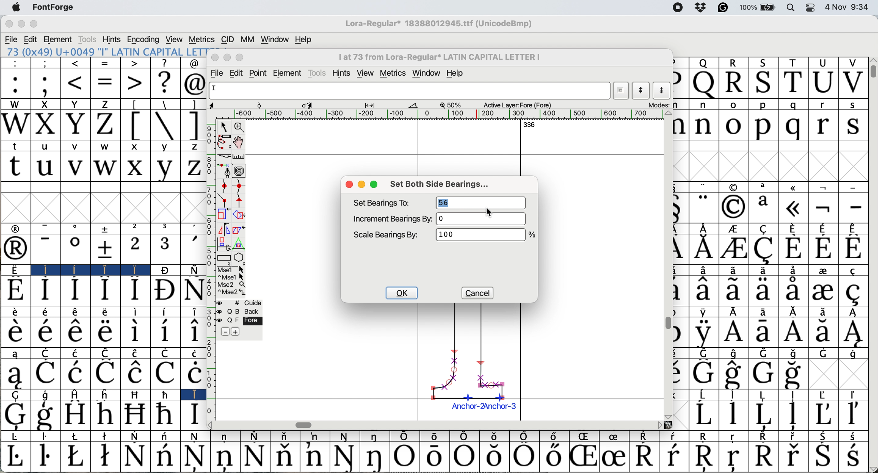 The width and height of the screenshot is (878, 473). I want to click on Symbol, so click(763, 271).